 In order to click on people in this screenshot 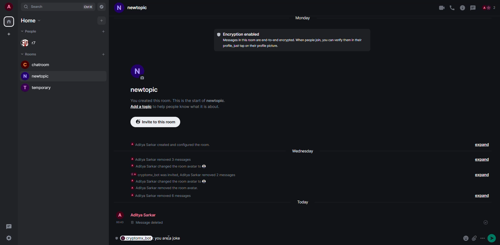, I will do `click(31, 43)`.